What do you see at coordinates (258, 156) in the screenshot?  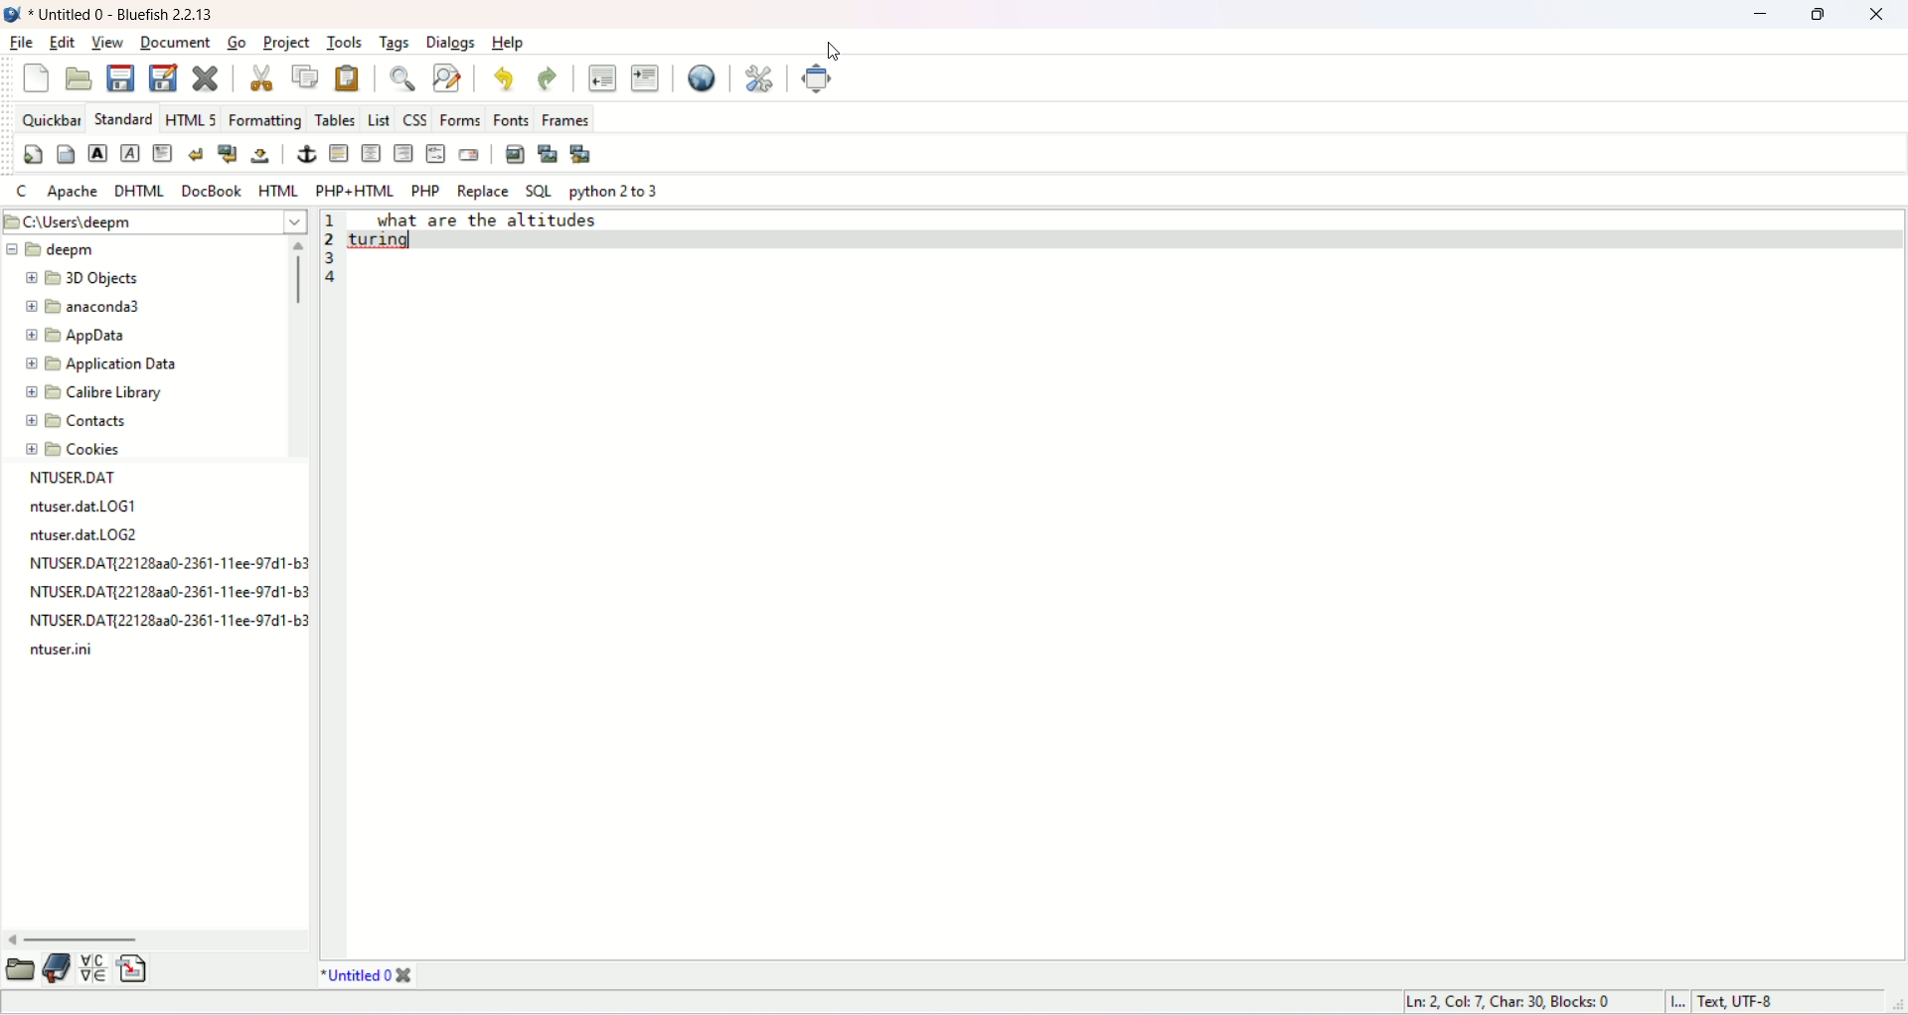 I see `non-breaking space` at bounding box center [258, 156].